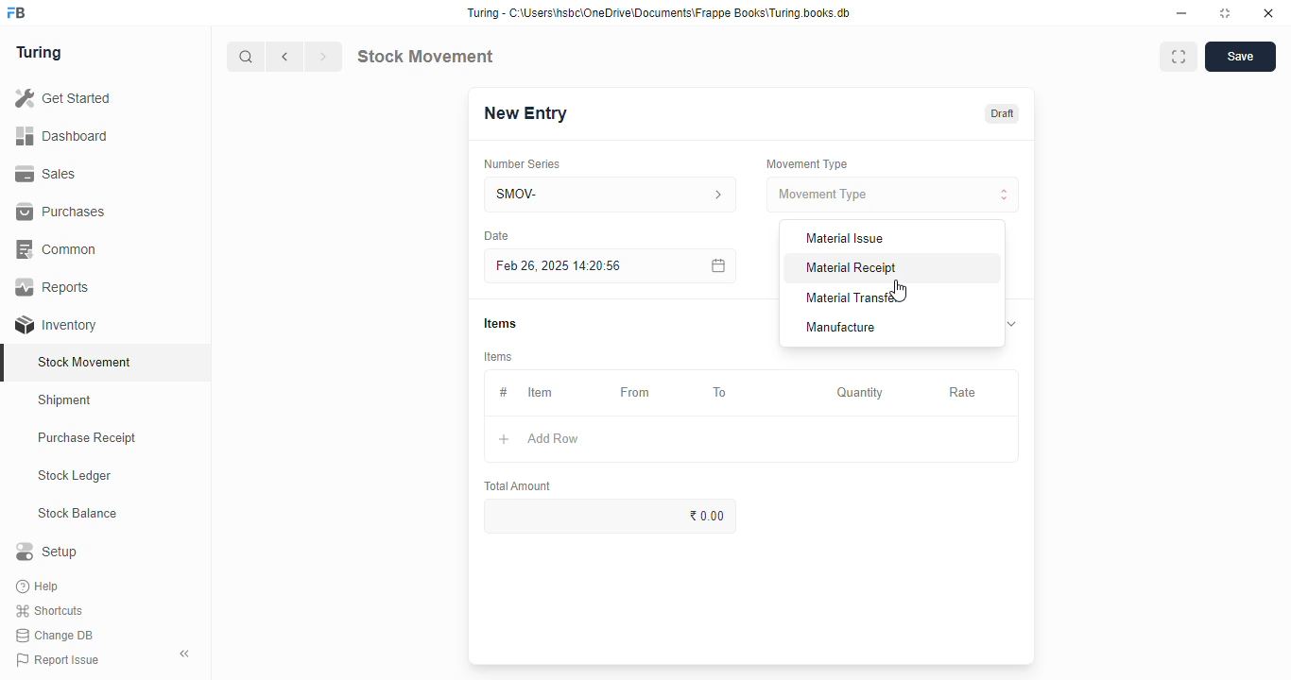  I want to click on movement type, so click(806, 163).